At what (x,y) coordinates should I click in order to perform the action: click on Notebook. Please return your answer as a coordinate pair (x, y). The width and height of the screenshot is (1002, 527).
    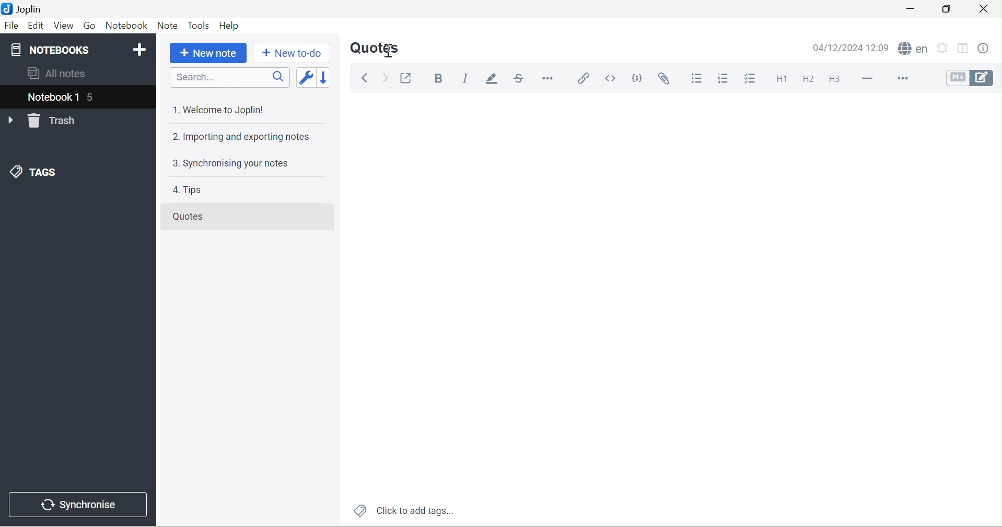
    Looking at the image, I should click on (128, 27).